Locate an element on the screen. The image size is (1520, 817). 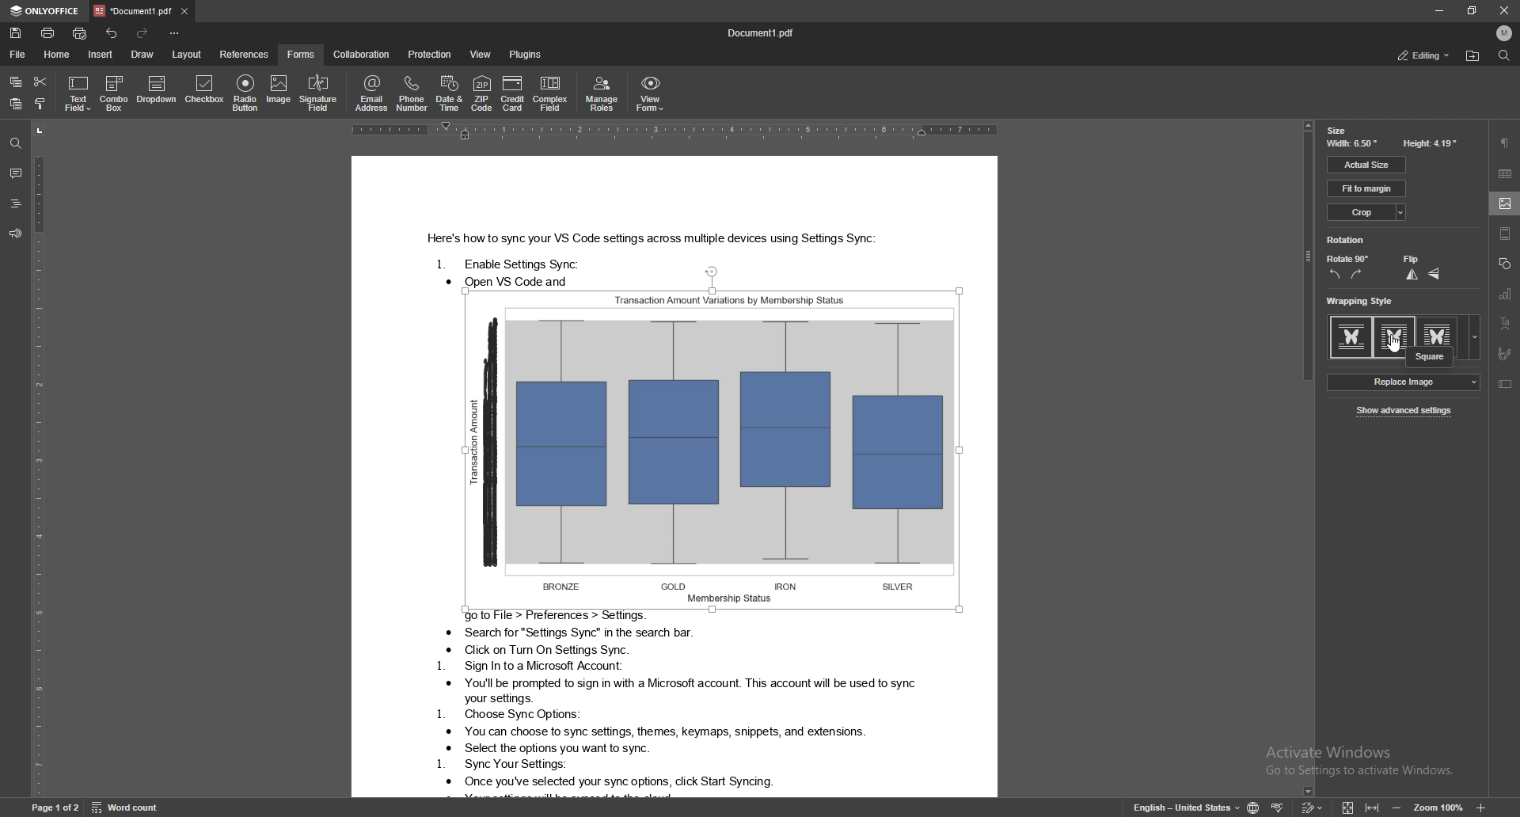
rotation is located at coordinates (1347, 241).